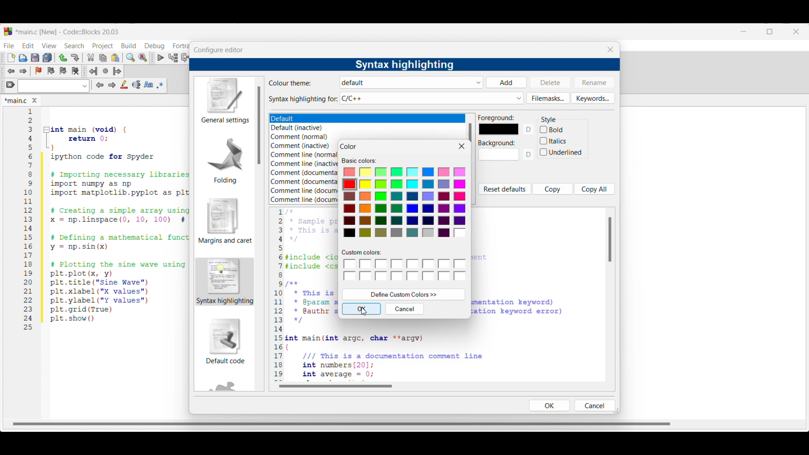 This screenshot has height=455, width=809. What do you see at coordinates (63, 58) in the screenshot?
I see `Undo` at bounding box center [63, 58].